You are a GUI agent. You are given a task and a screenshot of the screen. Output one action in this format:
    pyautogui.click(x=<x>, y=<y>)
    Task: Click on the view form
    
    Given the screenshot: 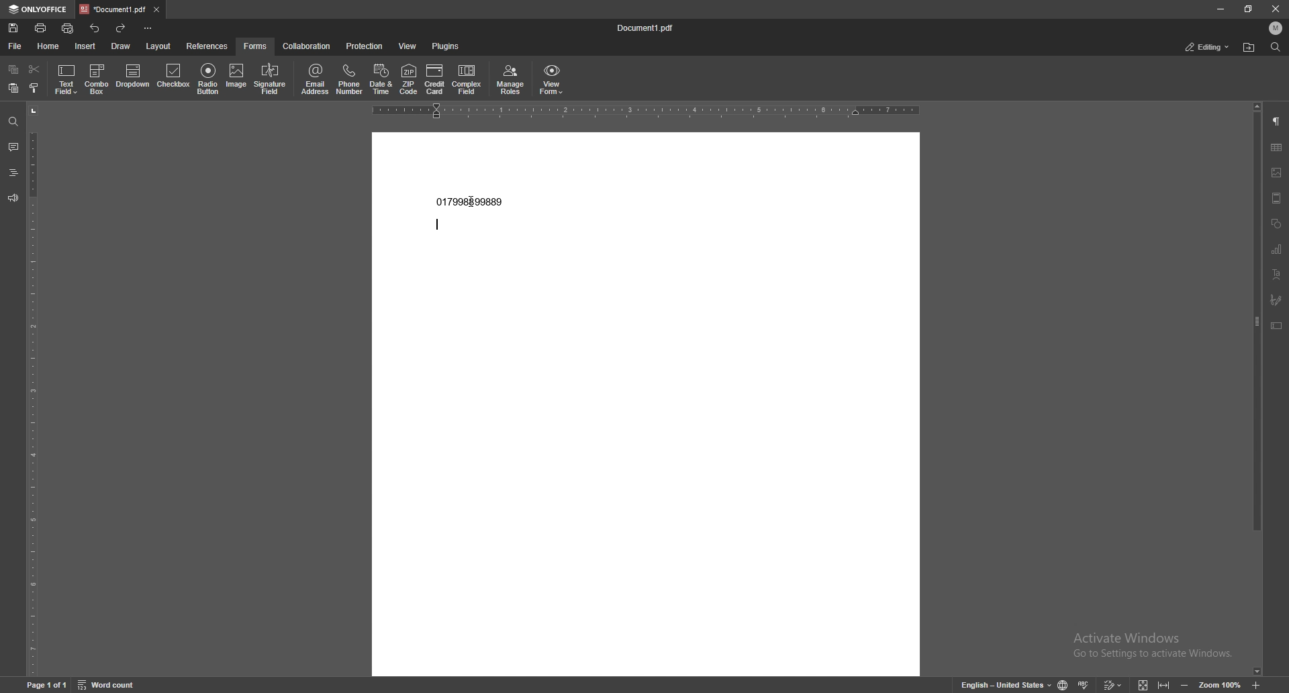 What is the action you would take?
    pyautogui.click(x=552, y=79)
    